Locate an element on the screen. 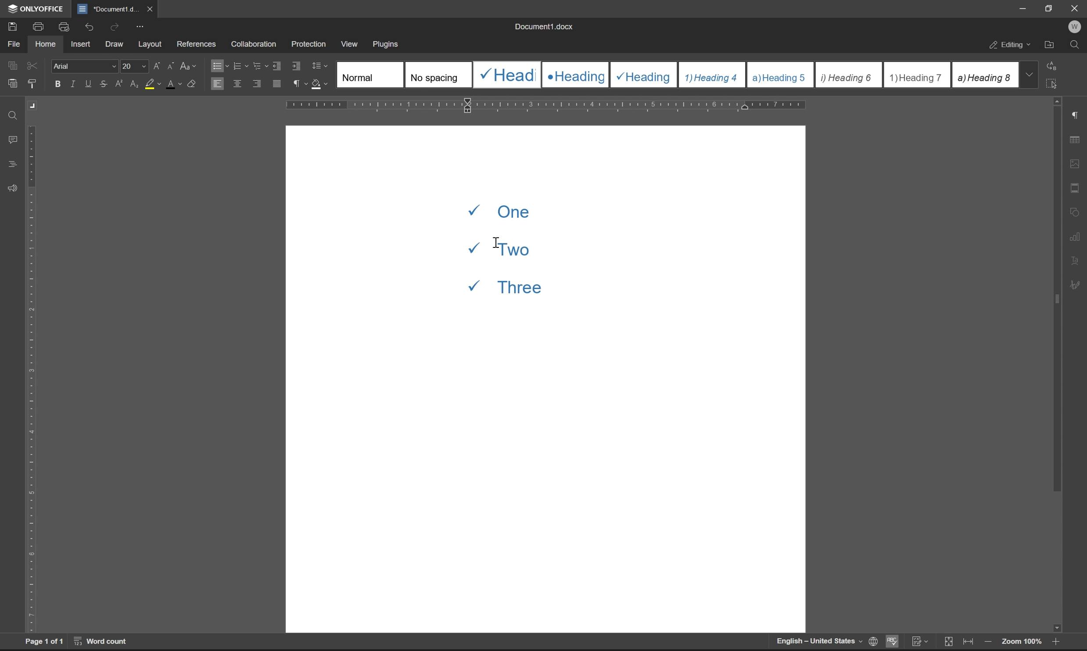 Image resolution: width=1087 pixels, height=651 pixels. Heading 3 is located at coordinates (644, 75).